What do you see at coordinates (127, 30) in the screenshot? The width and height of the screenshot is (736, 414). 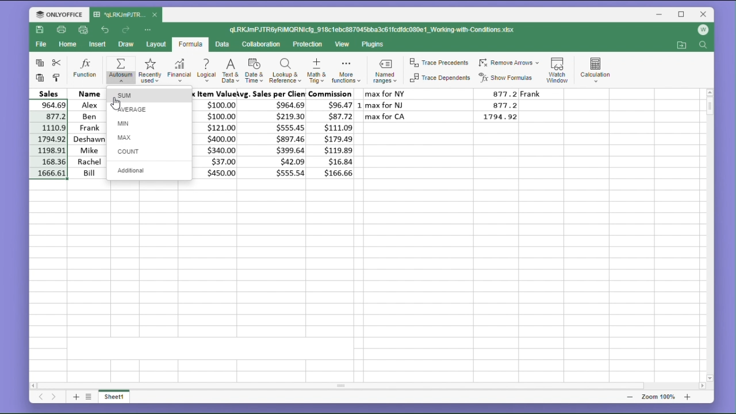 I see `redo` at bounding box center [127, 30].